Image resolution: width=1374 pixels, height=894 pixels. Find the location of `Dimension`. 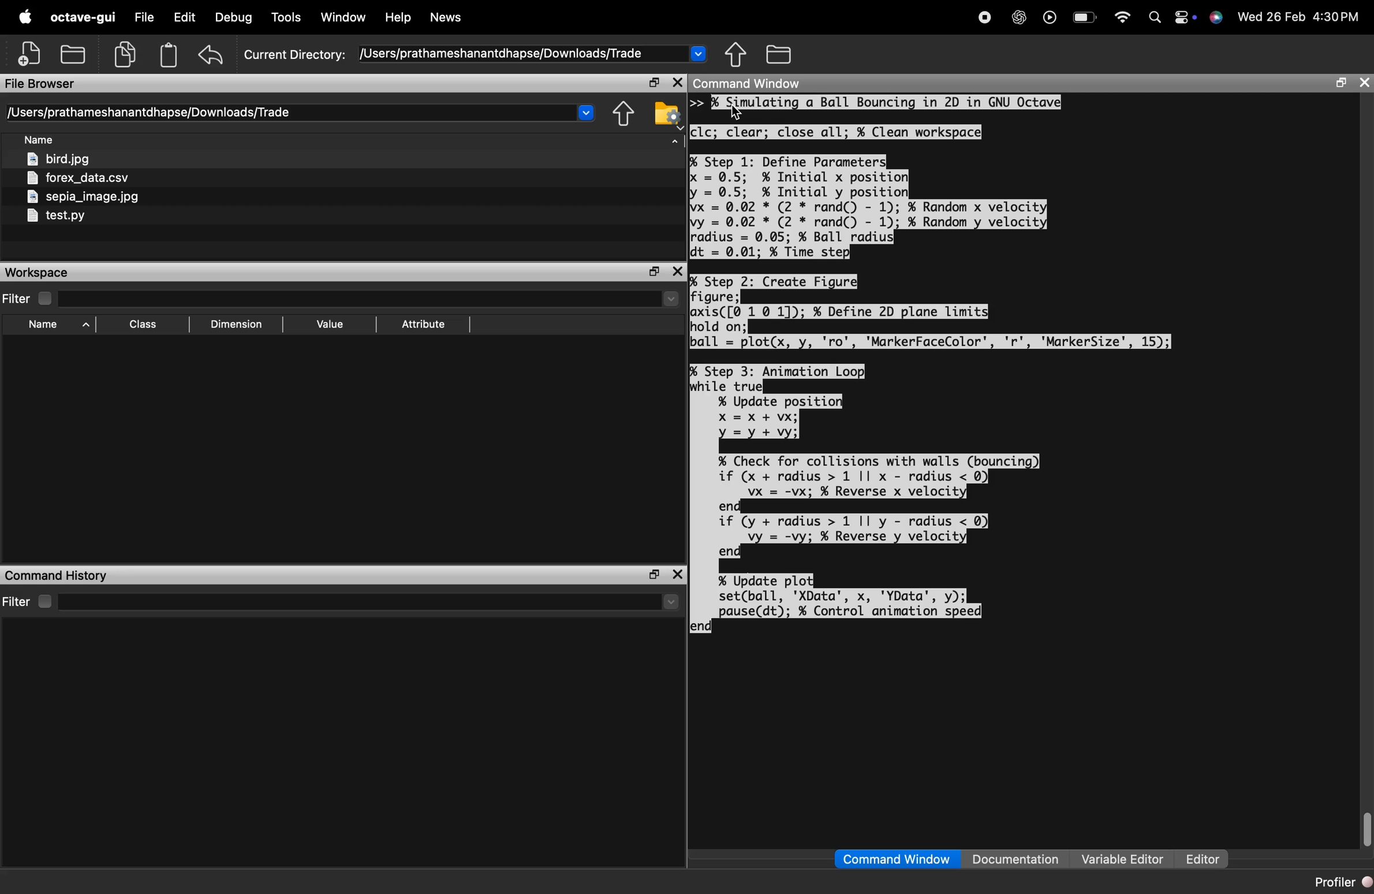

Dimension is located at coordinates (237, 325).